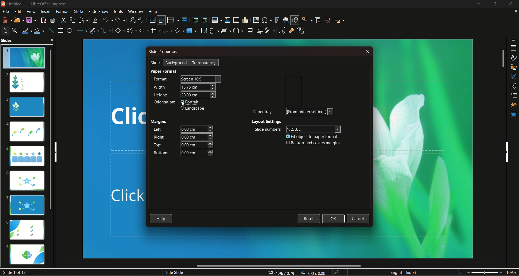 This screenshot has height=276, width=519. What do you see at coordinates (60, 152) in the screenshot?
I see `vertical scroll` at bounding box center [60, 152].